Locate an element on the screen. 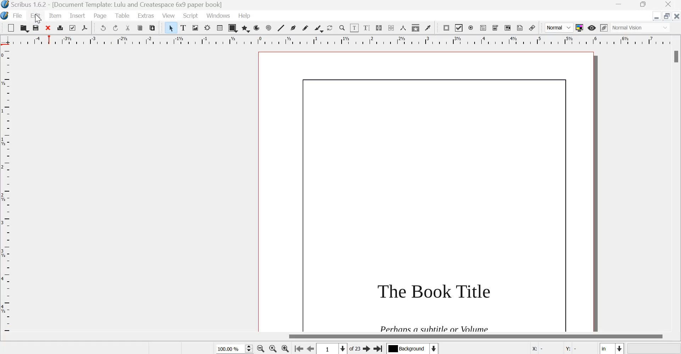  PDF push button is located at coordinates (445, 27).